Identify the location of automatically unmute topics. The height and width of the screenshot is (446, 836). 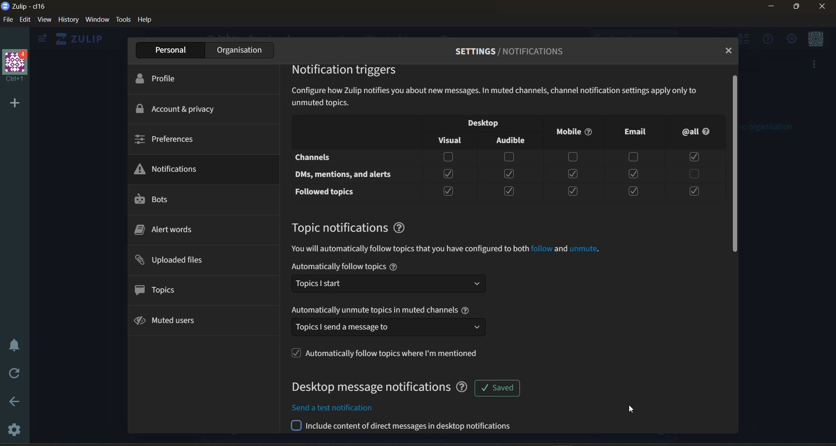
(383, 311).